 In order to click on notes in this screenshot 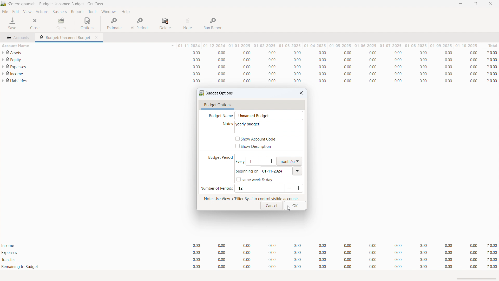, I will do `click(225, 125)`.